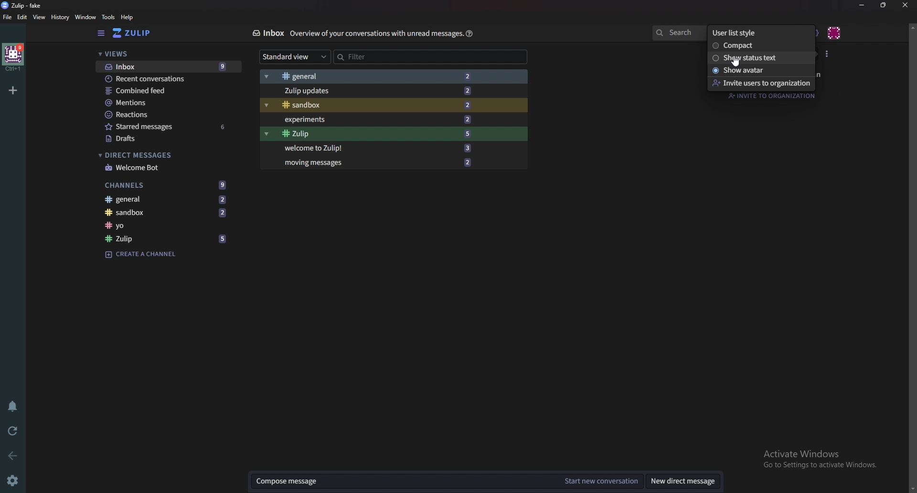  What do you see at coordinates (167, 66) in the screenshot?
I see `Inbox` at bounding box center [167, 66].